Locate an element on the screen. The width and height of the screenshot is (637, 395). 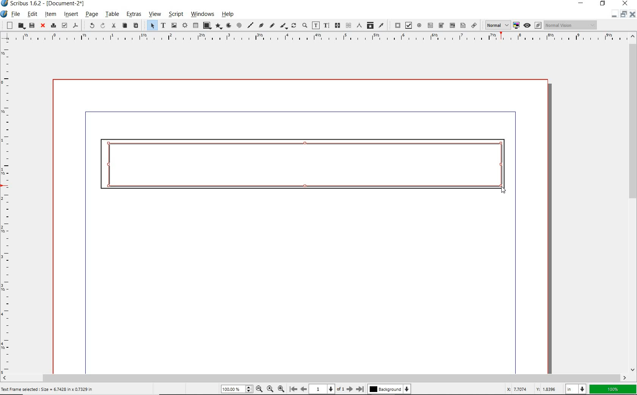
eye dropper is located at coordinates (381, 26).